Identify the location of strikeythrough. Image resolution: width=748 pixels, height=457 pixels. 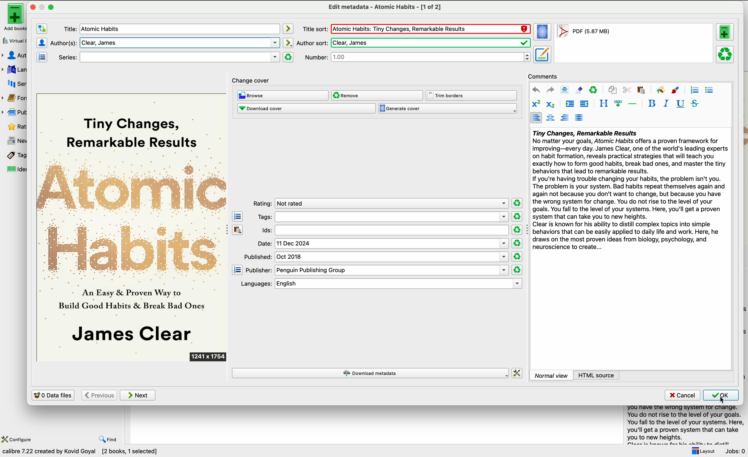
(695, 104).